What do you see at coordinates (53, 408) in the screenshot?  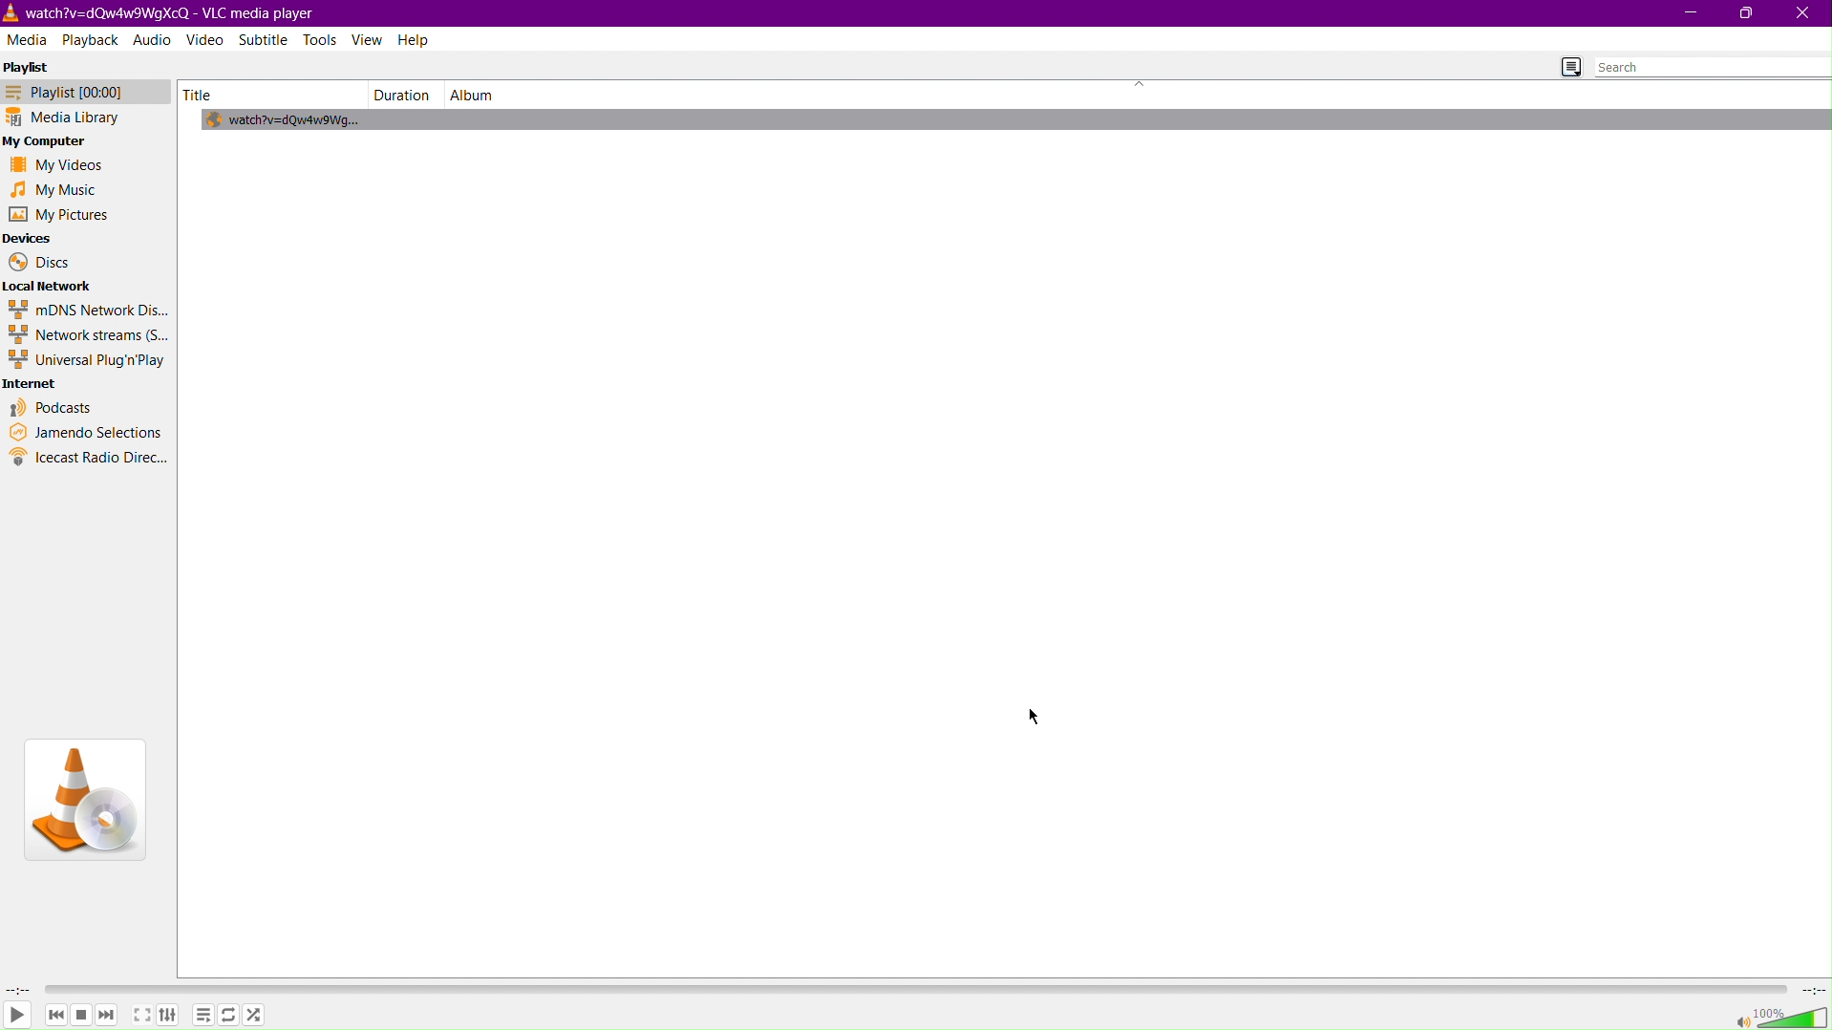 I see `Podcasts` at bounding box center [53, 408].